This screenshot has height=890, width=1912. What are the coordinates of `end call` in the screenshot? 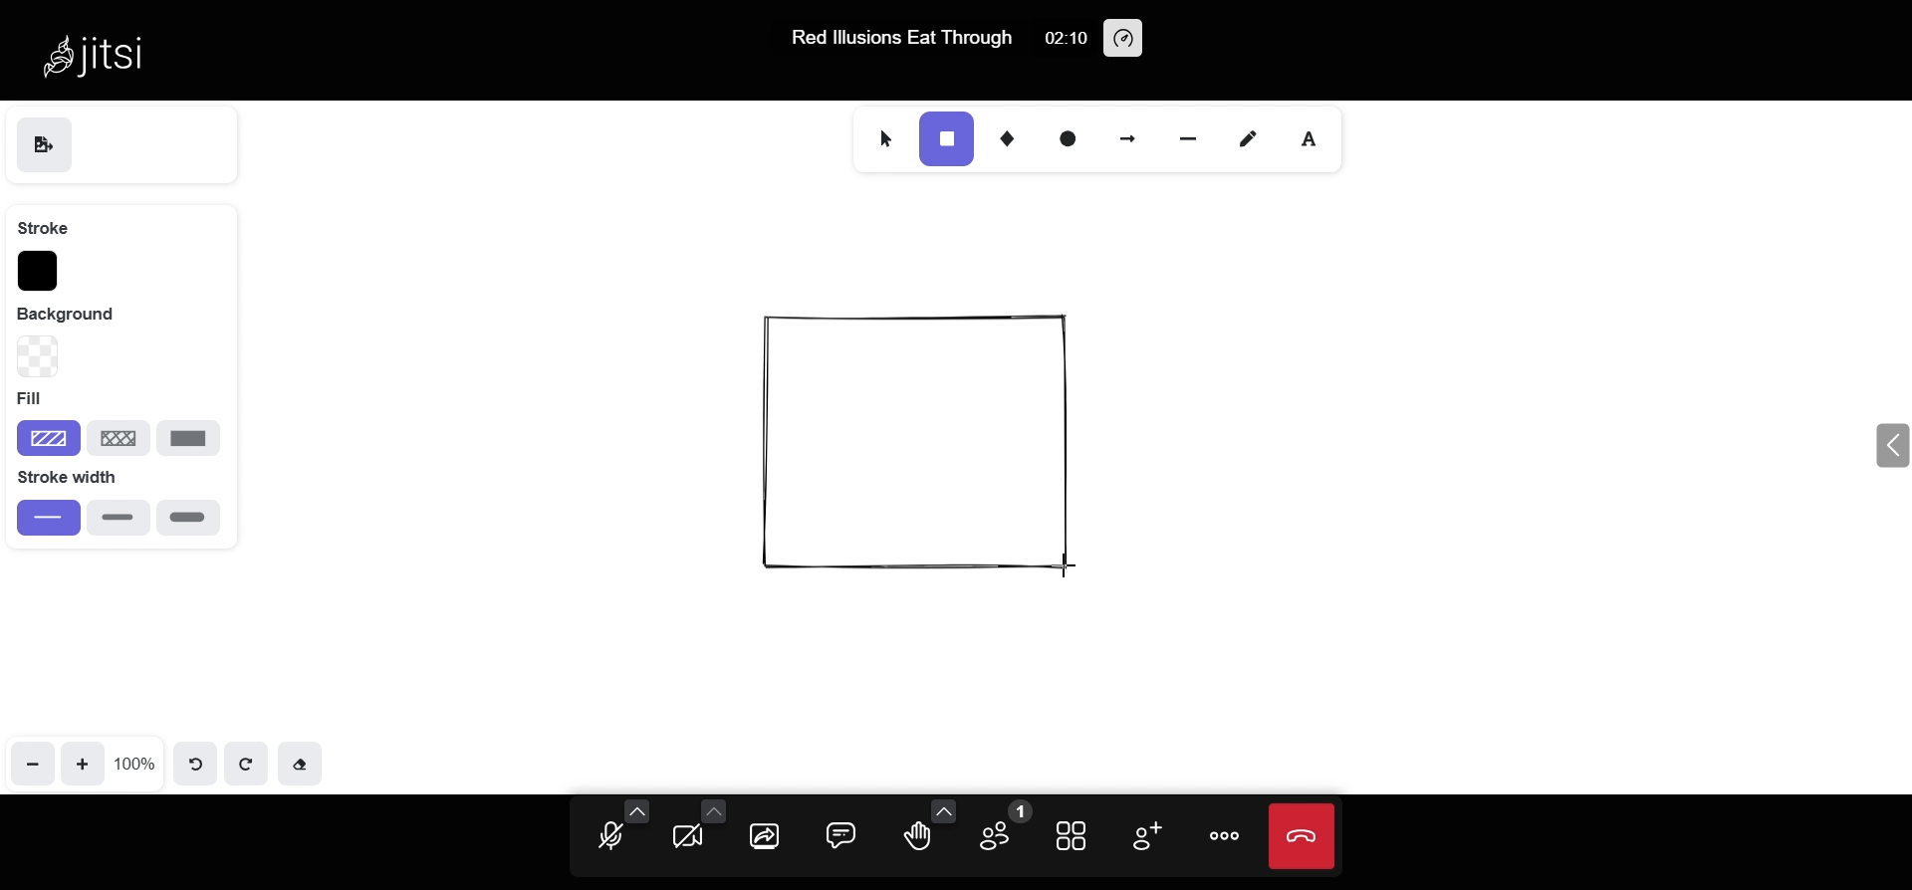 It's located at (1304, 836).